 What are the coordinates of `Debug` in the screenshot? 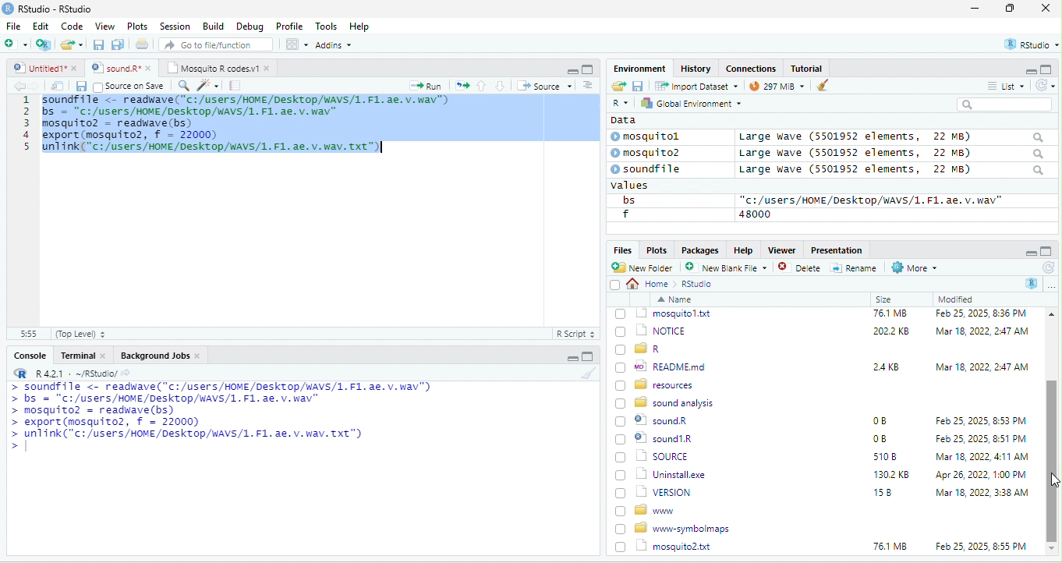 It's located at (250, 26).